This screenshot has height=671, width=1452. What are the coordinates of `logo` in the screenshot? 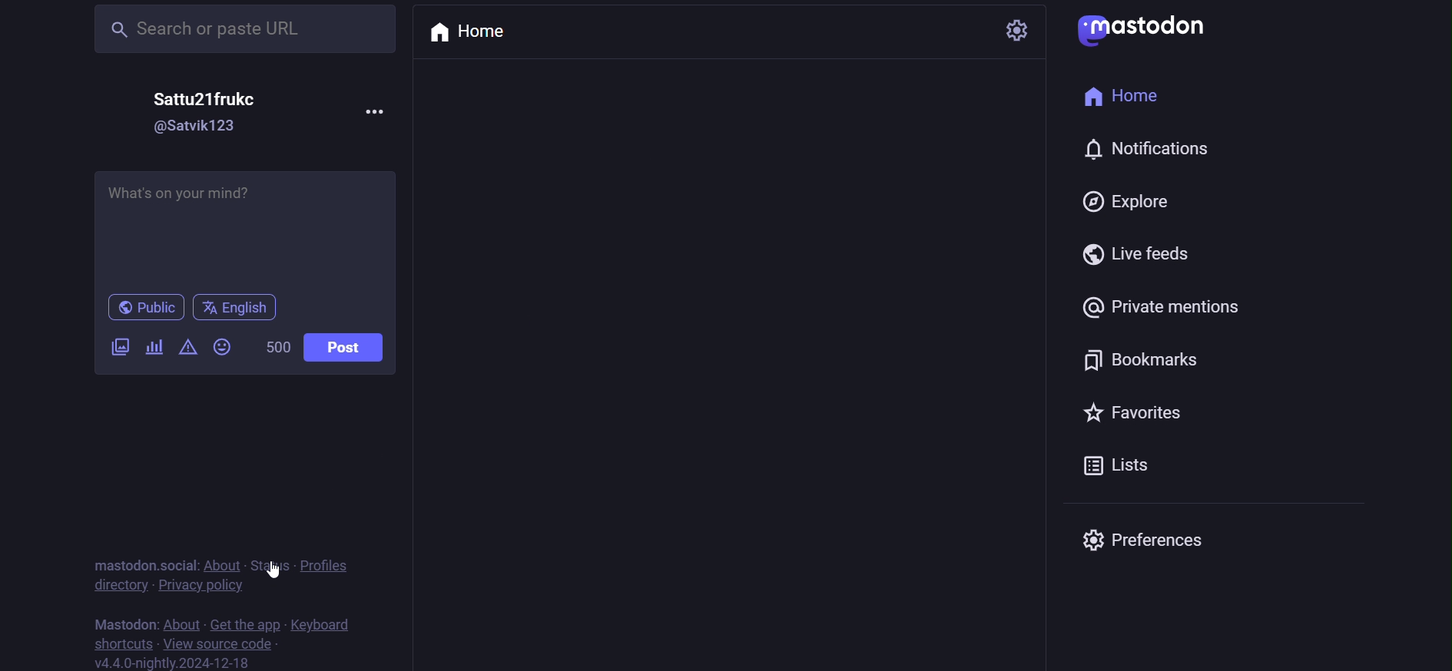 It's located at (1139, 31).